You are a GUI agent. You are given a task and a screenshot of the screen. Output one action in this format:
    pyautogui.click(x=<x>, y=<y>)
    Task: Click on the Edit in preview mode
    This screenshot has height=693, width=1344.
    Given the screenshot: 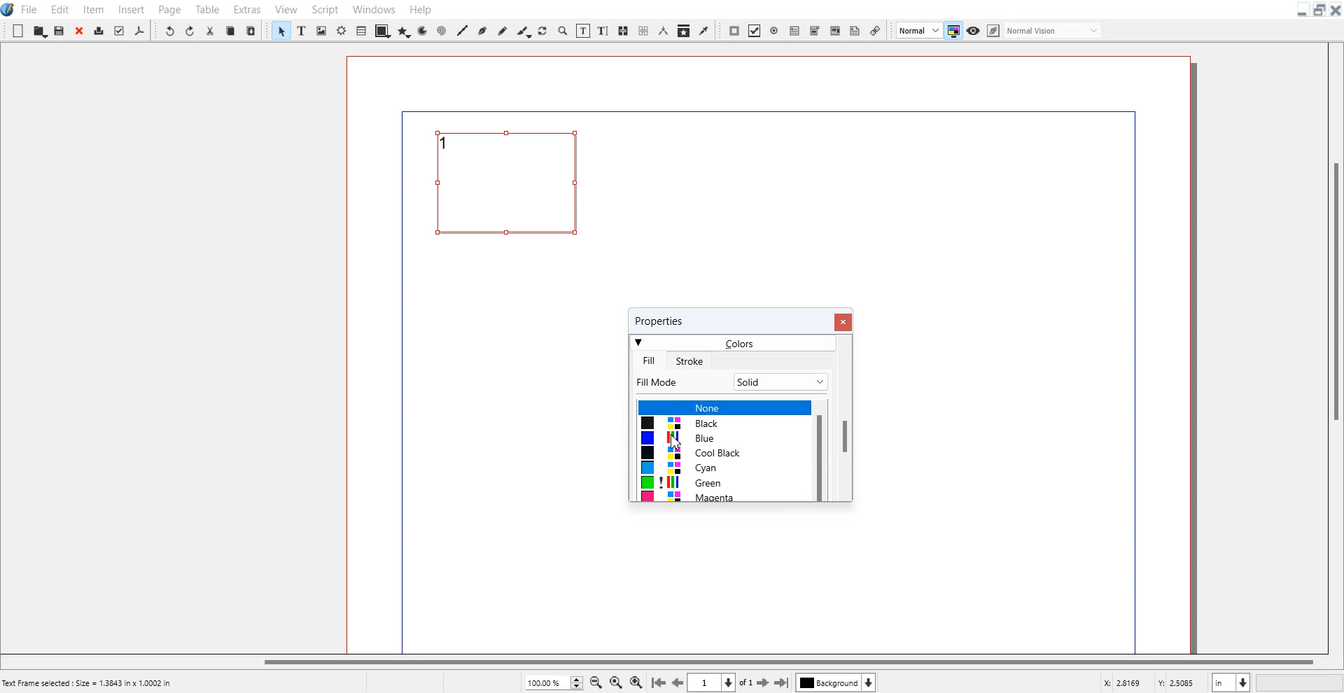 What is the action you would take?
    pyautogui.click(x=1045, y=29)
    